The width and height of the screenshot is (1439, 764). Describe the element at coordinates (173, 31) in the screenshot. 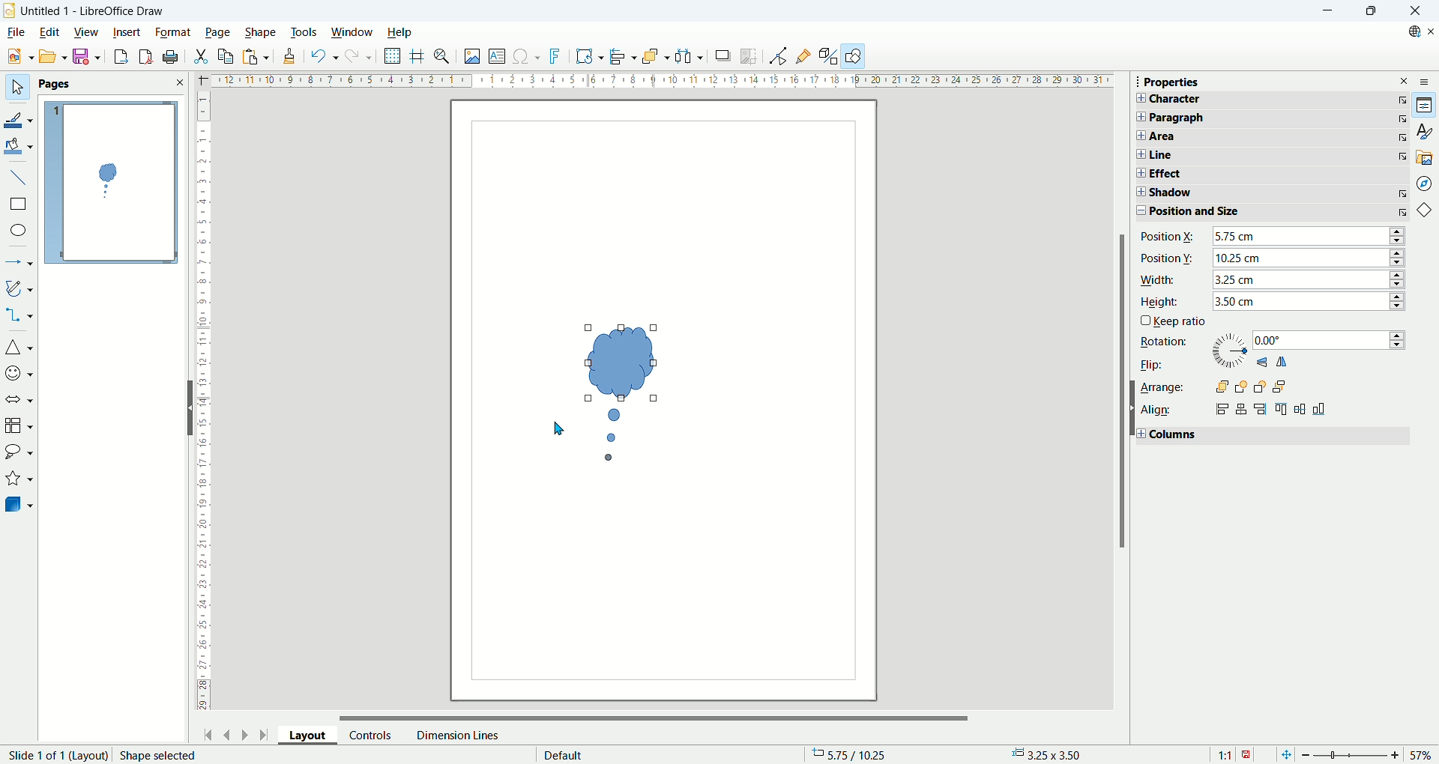

I see `format` at that location.